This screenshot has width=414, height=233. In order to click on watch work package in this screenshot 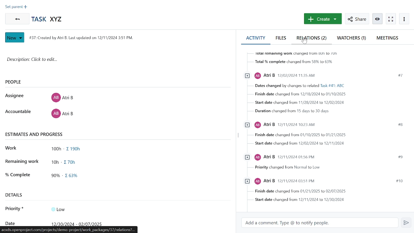, I will do `click(390, 19)`.